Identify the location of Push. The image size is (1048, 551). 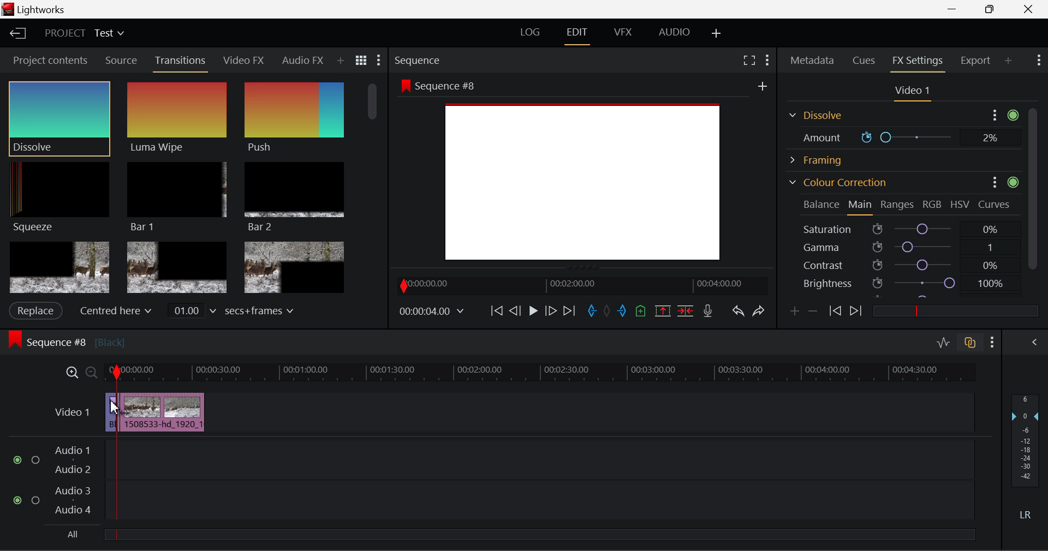
(294, 118).